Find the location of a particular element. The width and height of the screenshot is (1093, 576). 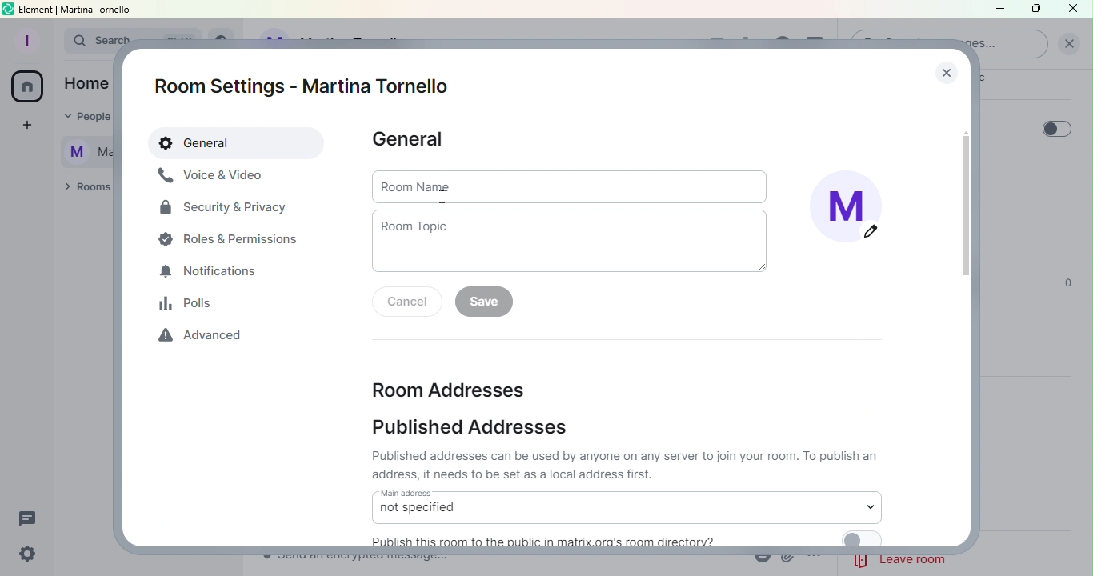

Room topic is located at coordinates (575, 242).